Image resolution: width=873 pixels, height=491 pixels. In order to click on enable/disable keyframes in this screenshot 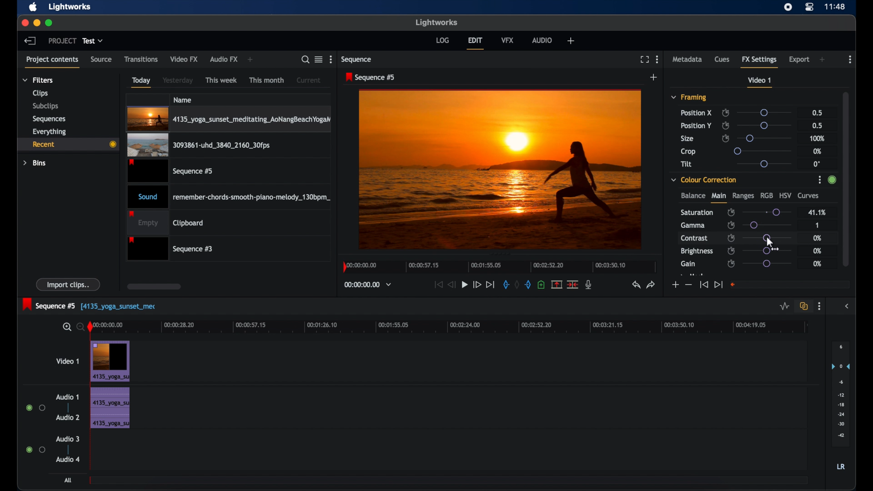, I will do `click(731, 264)`.